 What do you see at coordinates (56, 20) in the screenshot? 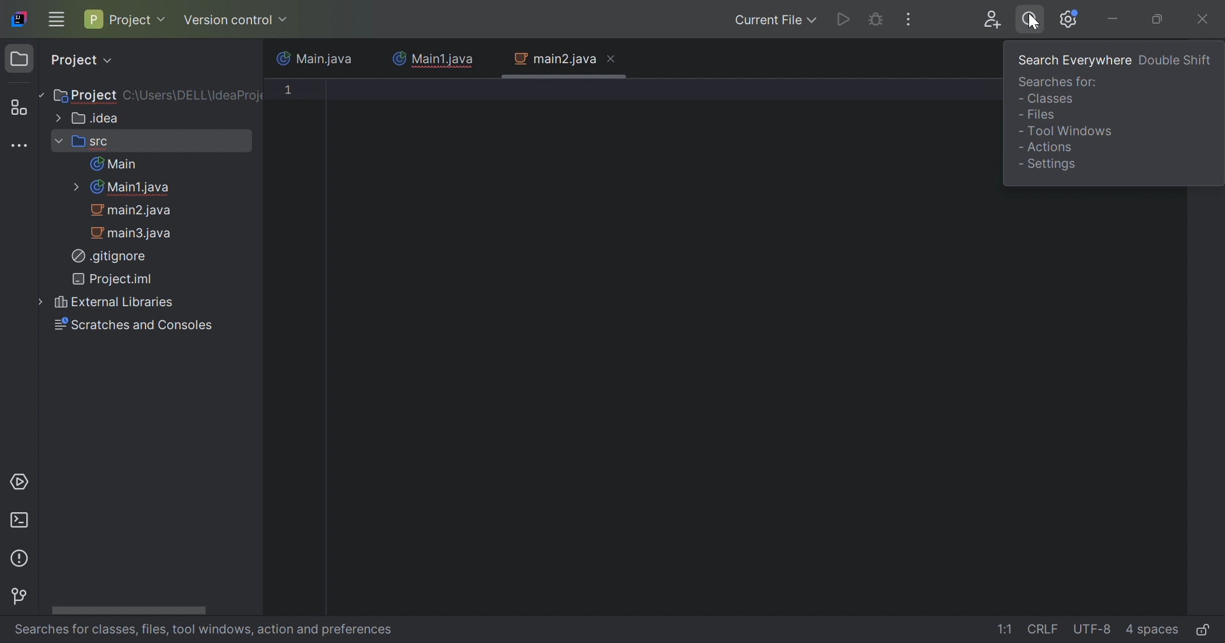
I see `Main menu` at bounding box center [56, 20].